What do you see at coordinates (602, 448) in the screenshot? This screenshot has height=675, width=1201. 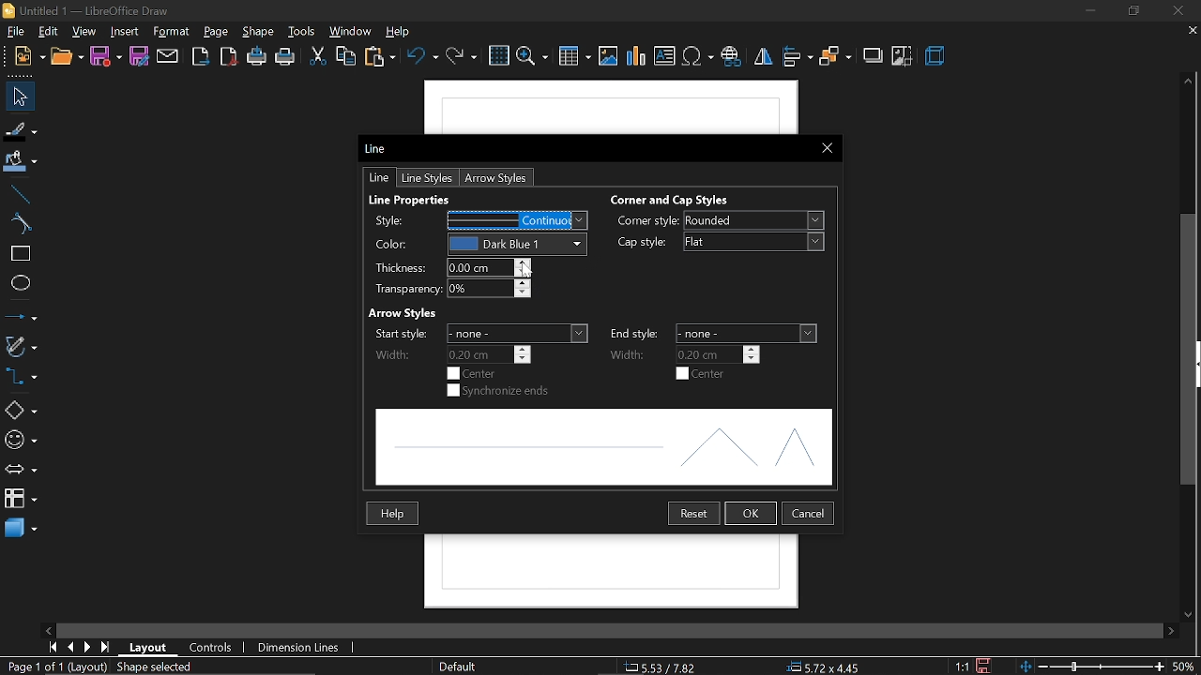 I see `preview` at bounding box center [602, 448].